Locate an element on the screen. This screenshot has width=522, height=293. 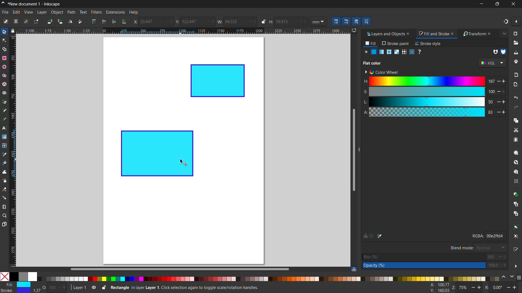
shape builder tool is located at coordinates (4, 49).